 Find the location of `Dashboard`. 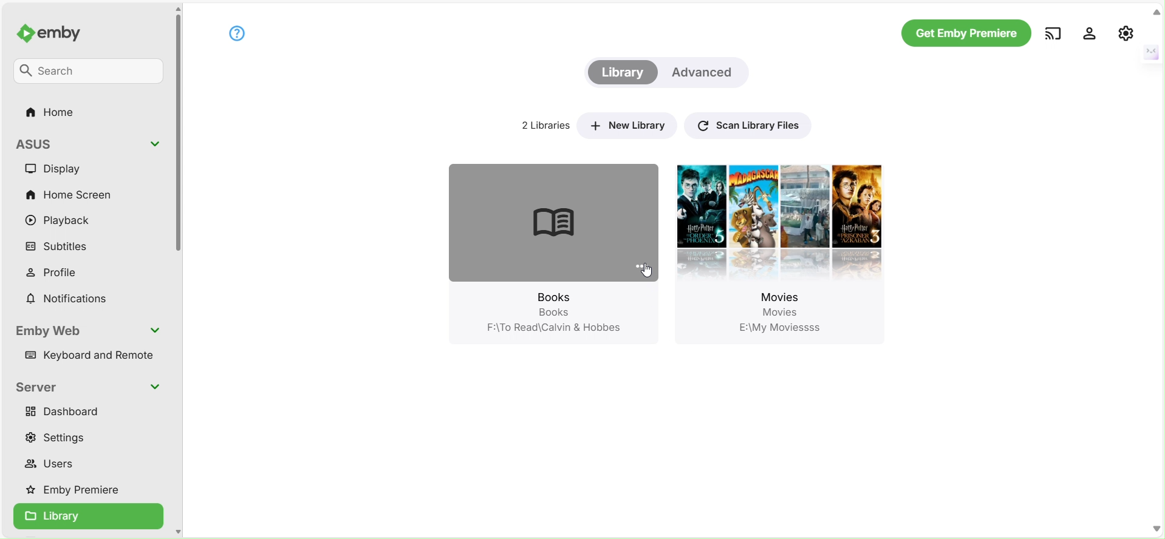

Dashboard is located at coordinates (67, 411).